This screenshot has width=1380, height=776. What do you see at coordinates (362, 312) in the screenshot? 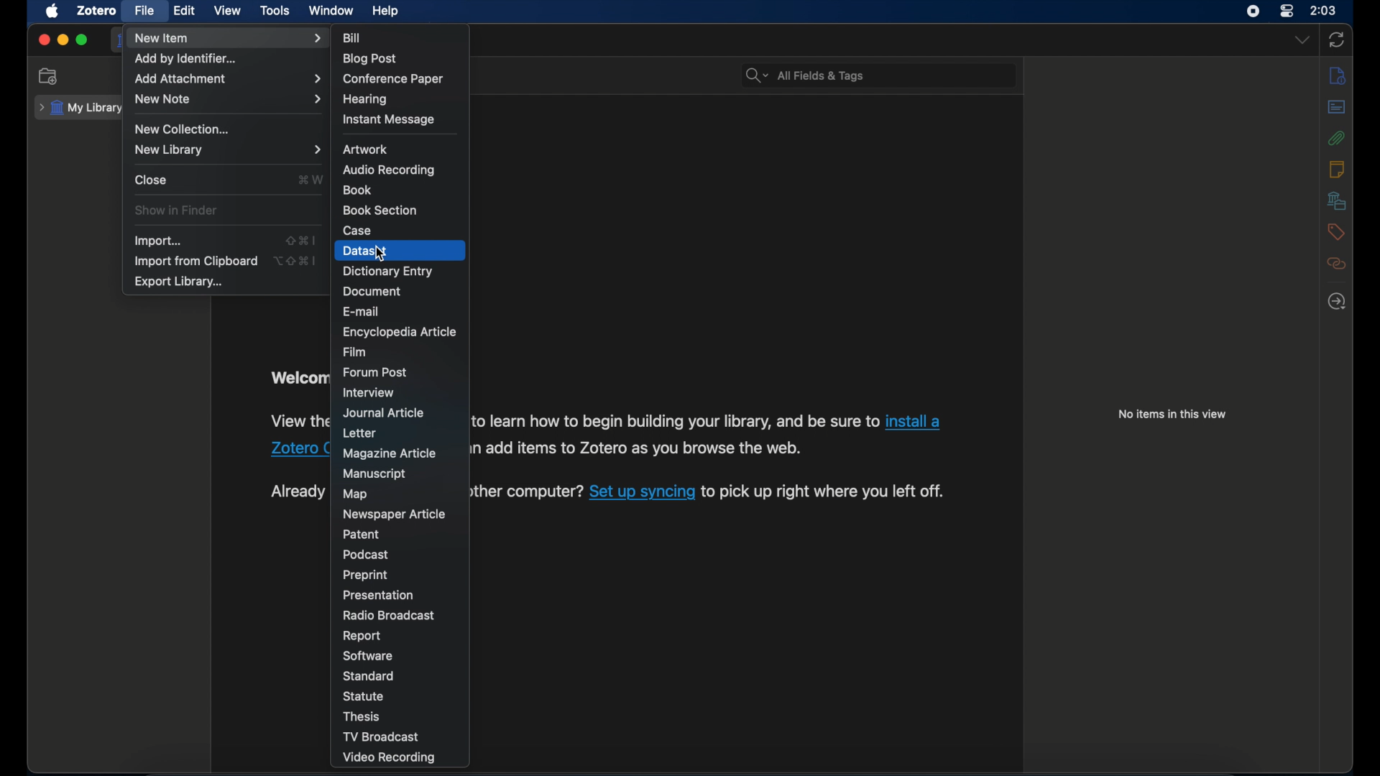
I see `e-mail` at bounding box center [362, 312].